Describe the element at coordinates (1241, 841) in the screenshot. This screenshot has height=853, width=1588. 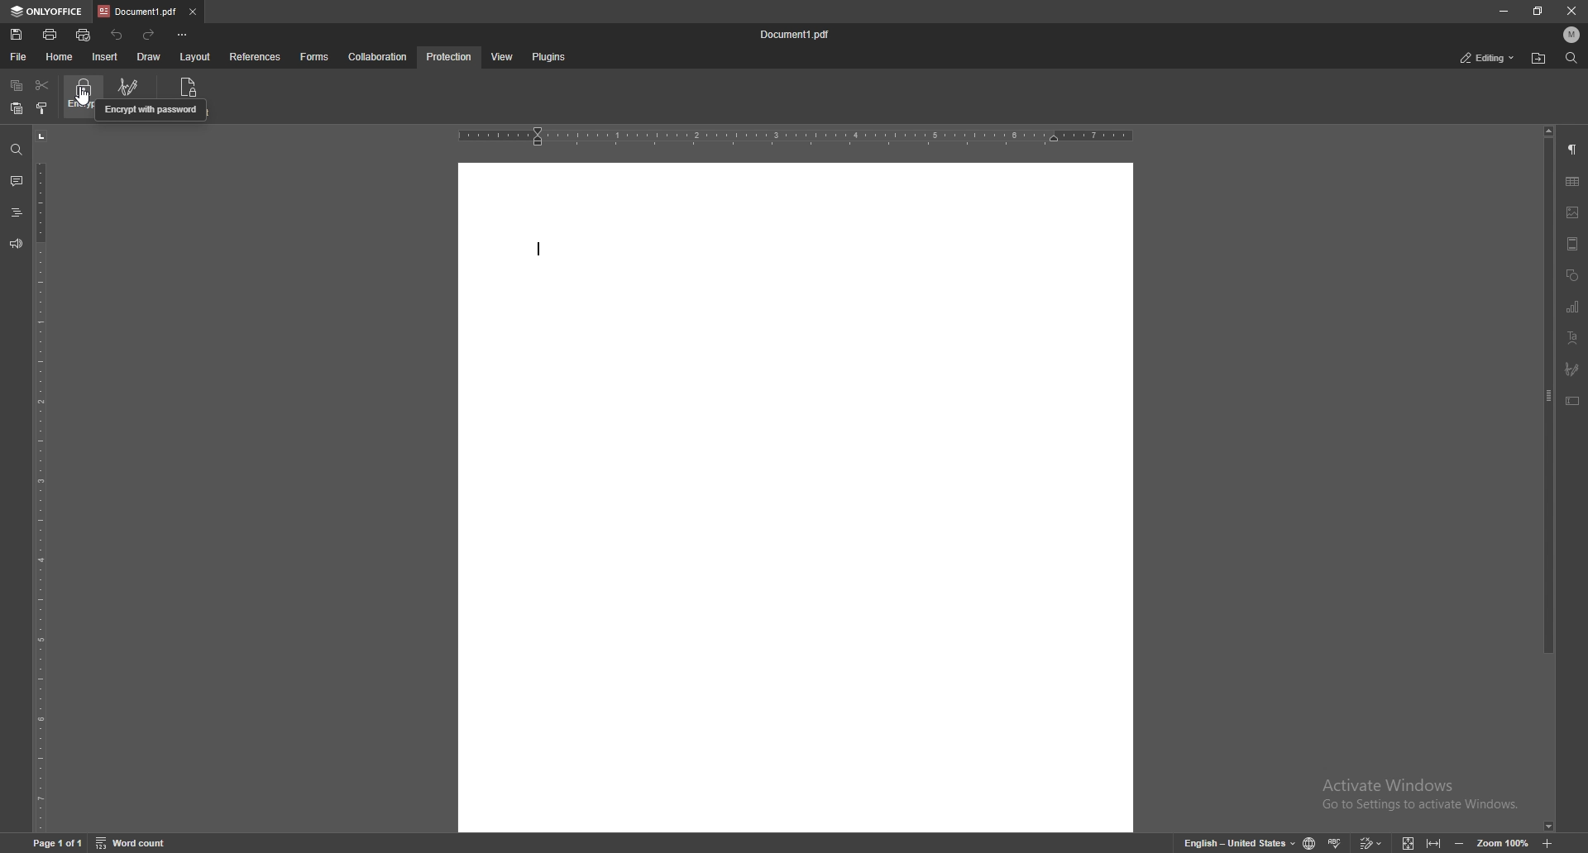
I see `change text language` at that location.